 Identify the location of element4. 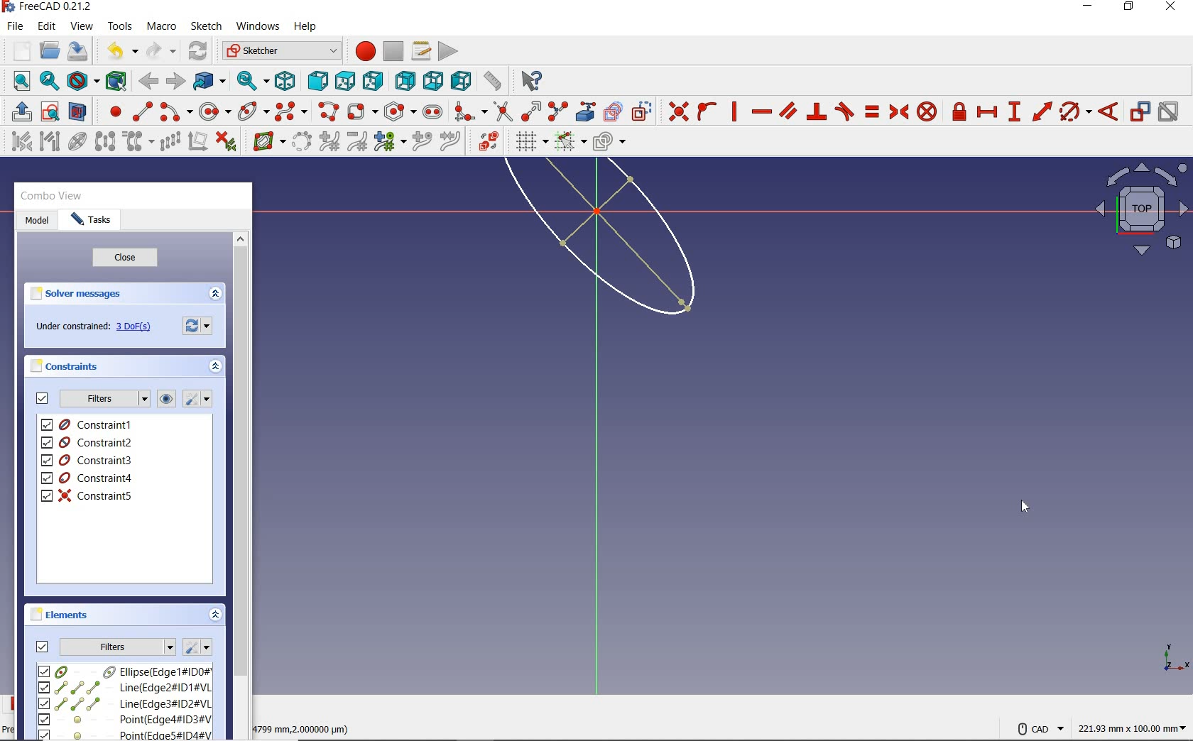
(124, 719).